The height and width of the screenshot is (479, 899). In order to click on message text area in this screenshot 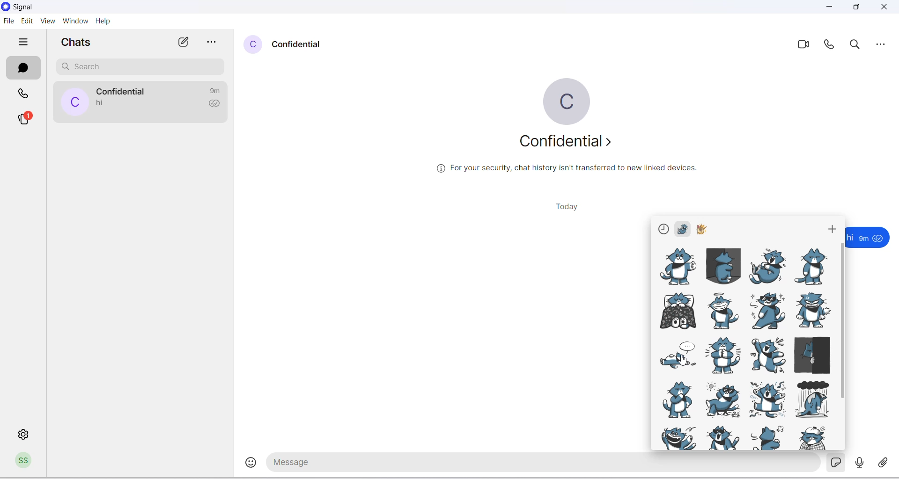, I will do `click(545, 464)`.